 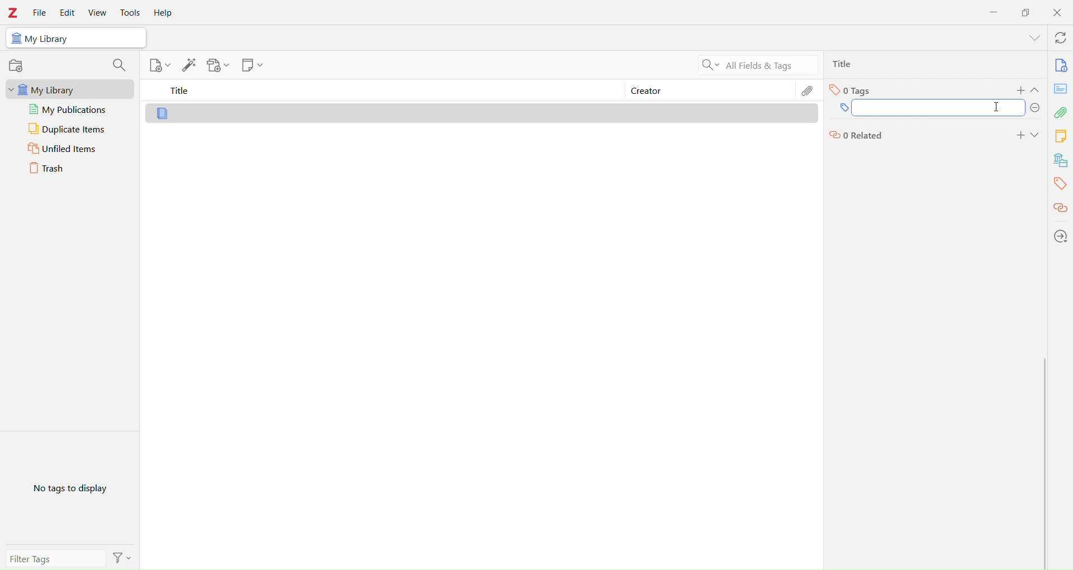 I want to click on File, so click(x=37, y=10).